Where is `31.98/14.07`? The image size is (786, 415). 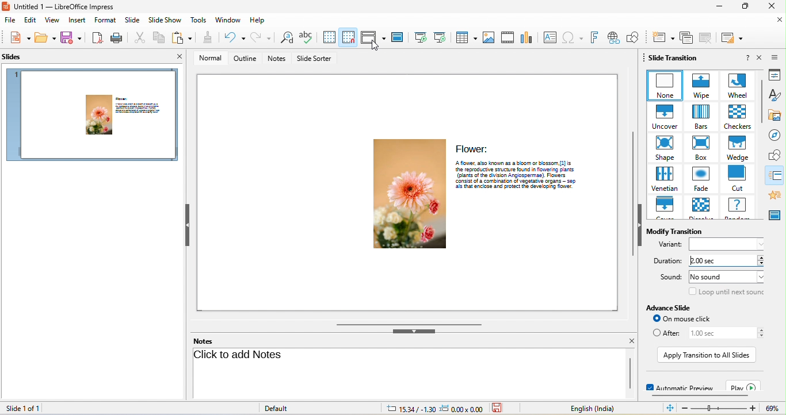 31.98/14.07 is located at coordinates (411, 409).